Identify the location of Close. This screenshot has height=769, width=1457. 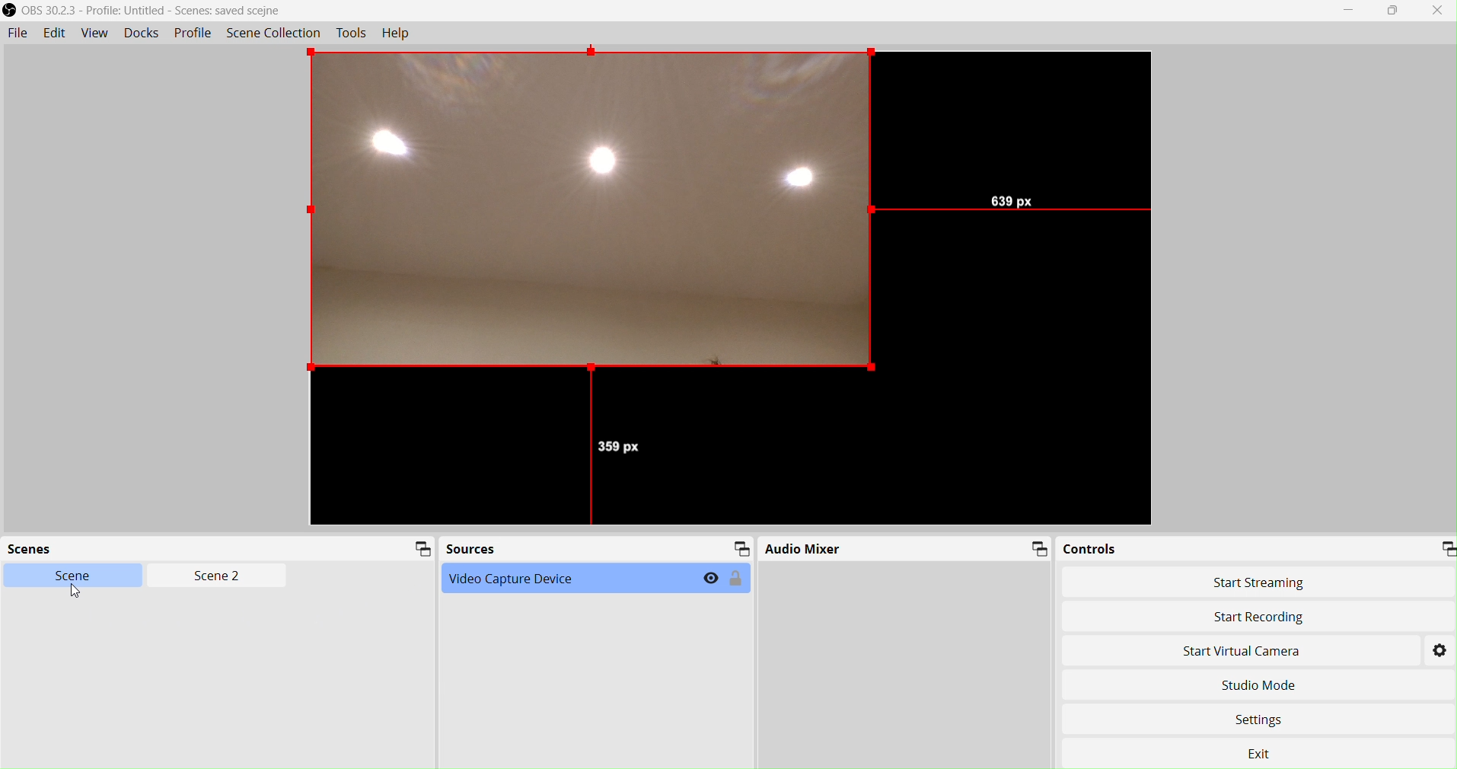
(1437, 10).